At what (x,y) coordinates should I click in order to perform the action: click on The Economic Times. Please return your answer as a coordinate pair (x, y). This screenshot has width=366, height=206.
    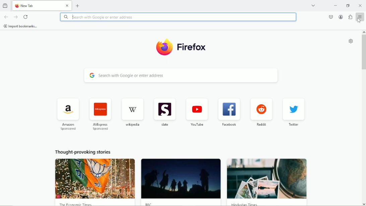
    Looking at the image, I should click on (96, 182).